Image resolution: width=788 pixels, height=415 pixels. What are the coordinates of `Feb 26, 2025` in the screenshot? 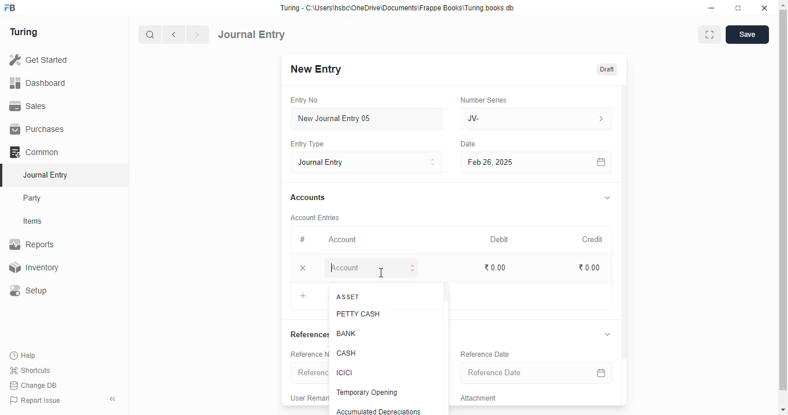 It's located at (511, 162).